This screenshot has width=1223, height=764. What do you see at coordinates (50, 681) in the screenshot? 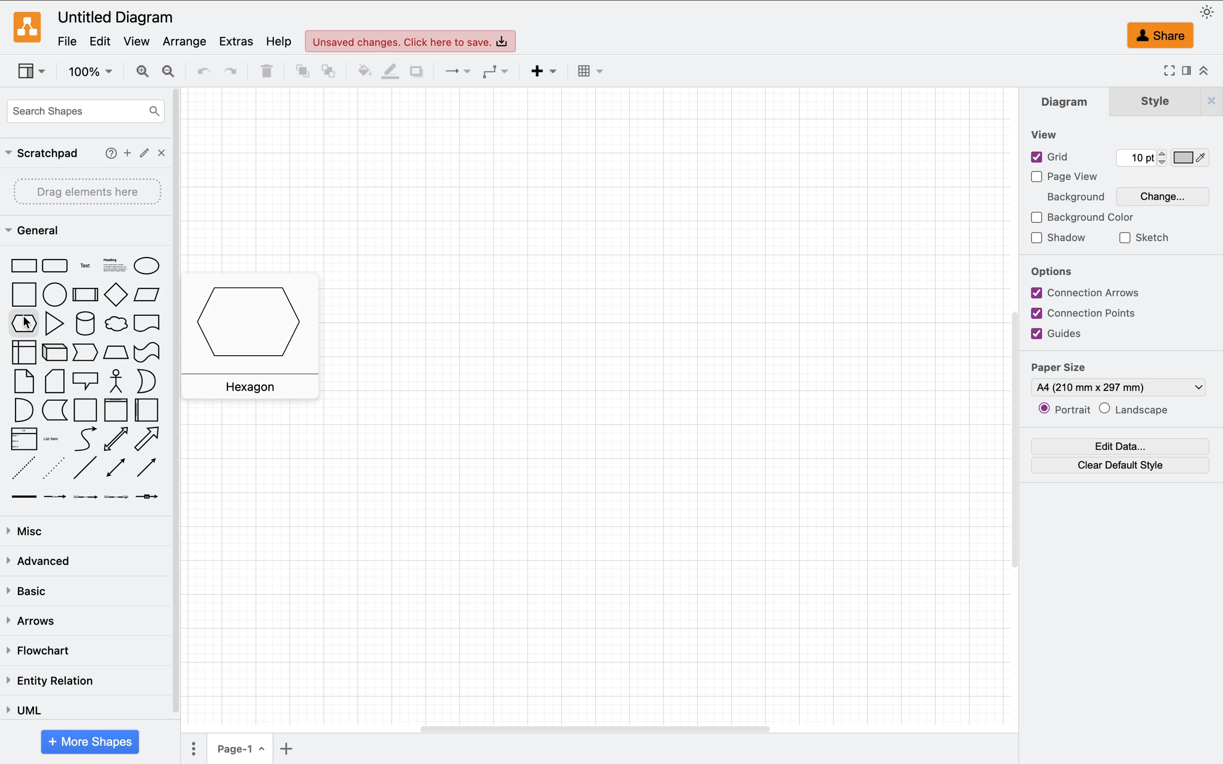
I see `entity relation` at bounding box center [50, 681].